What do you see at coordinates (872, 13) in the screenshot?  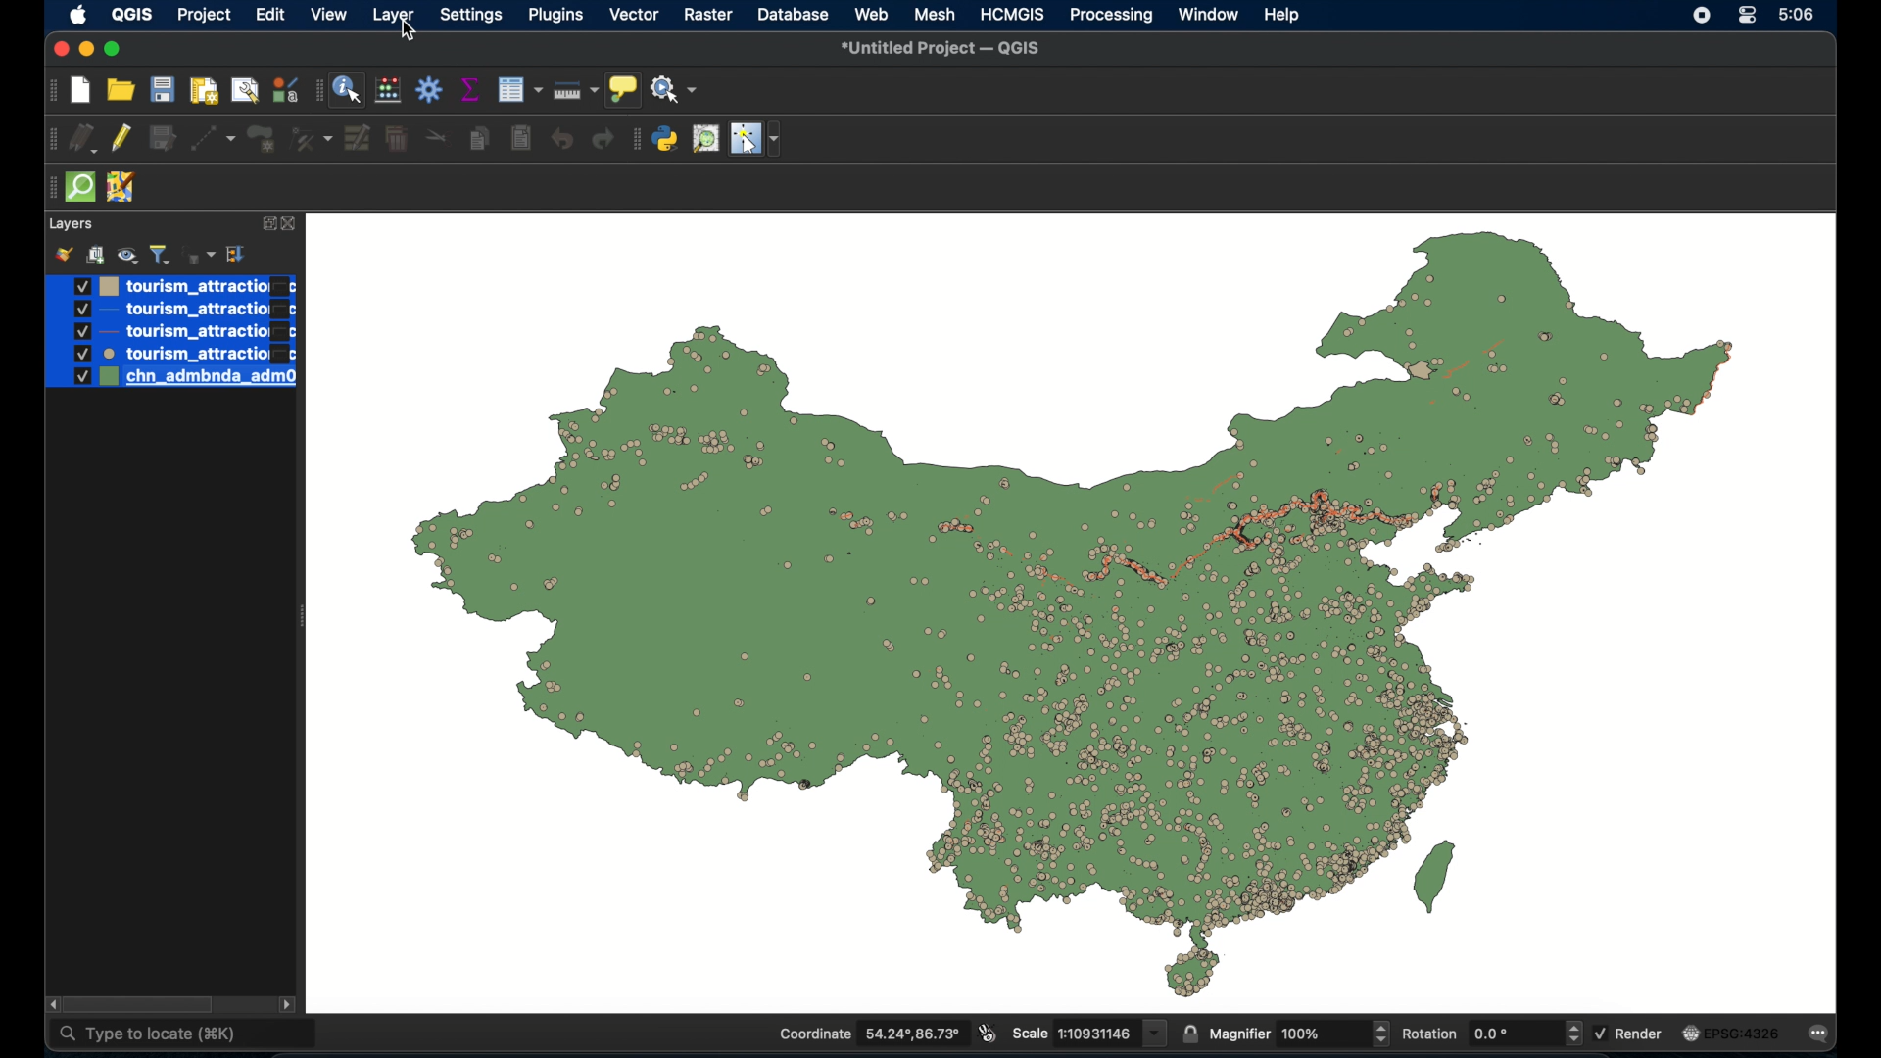 I see `web` at bounding box center [872, 13].